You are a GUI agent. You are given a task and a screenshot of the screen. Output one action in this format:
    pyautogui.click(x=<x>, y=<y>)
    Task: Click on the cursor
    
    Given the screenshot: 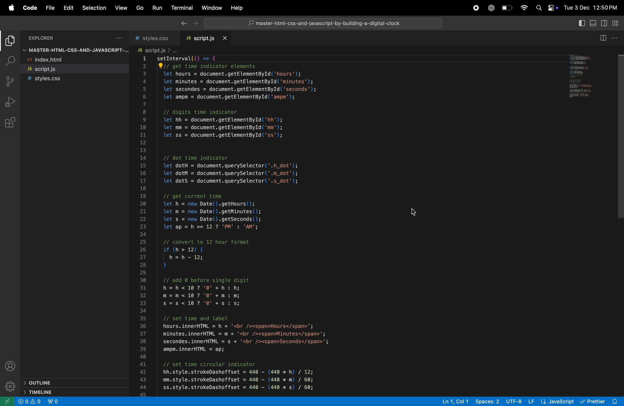 What is the action you would take?
    pyautogui.click(x=418, y=211)
    